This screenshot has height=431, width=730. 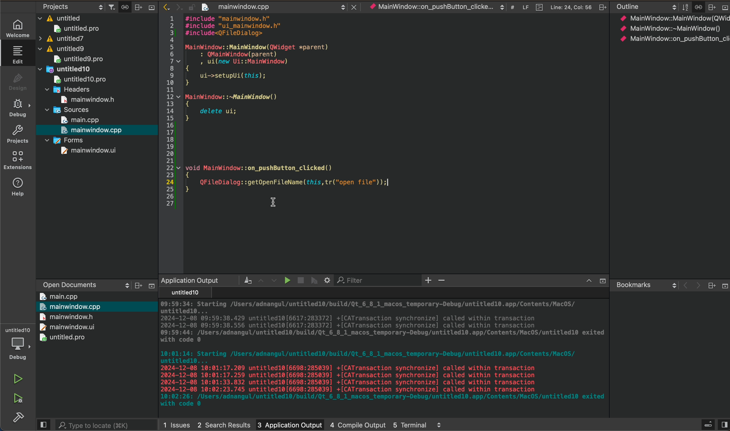 I want to click on , so click(x=711, y=285).